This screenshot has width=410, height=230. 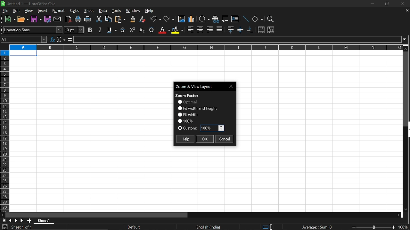 I want to click on print directly, so click(x=78, y=20).